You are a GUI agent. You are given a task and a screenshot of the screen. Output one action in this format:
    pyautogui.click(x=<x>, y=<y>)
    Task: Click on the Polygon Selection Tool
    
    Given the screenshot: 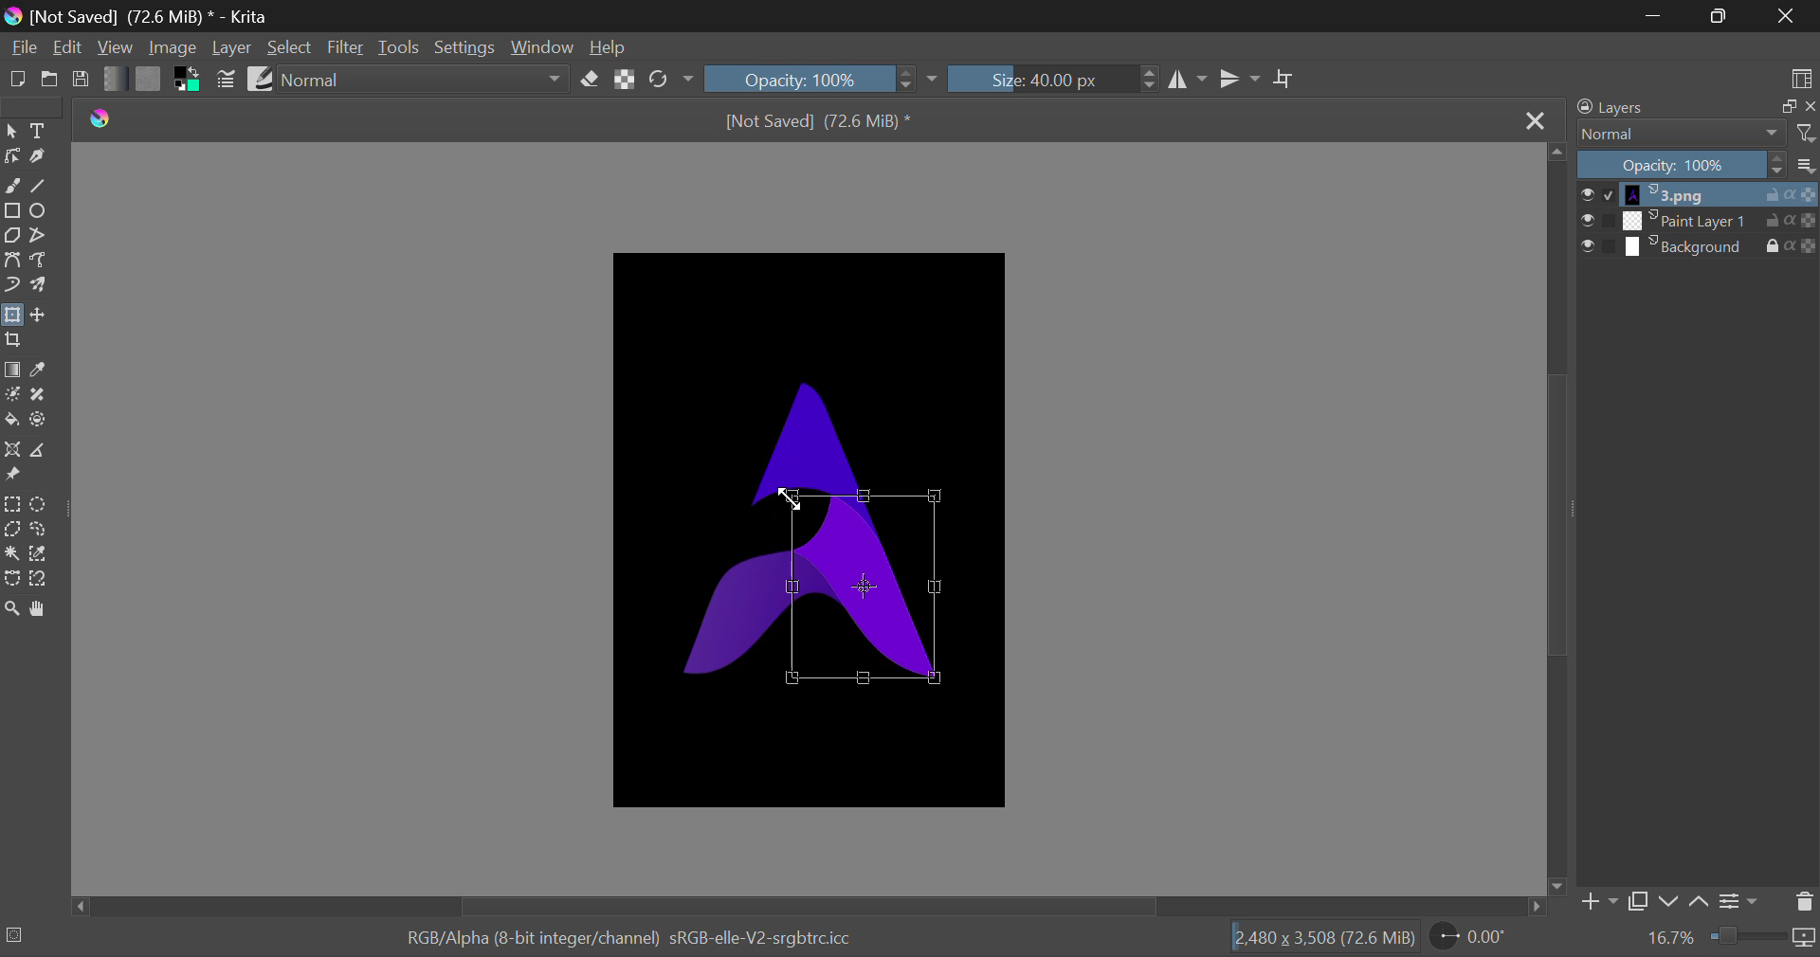 What is the action you would take?
    pyautogui.click(x=11, y=531)
    